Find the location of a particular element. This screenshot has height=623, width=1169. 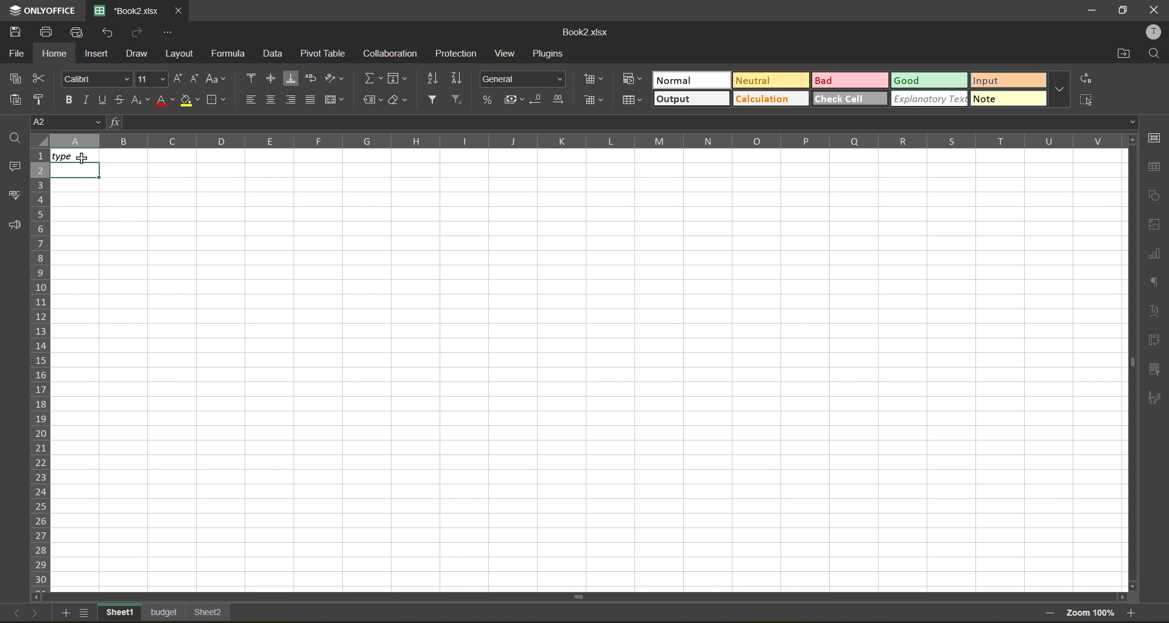

align top is located at coordinates (251, 78).